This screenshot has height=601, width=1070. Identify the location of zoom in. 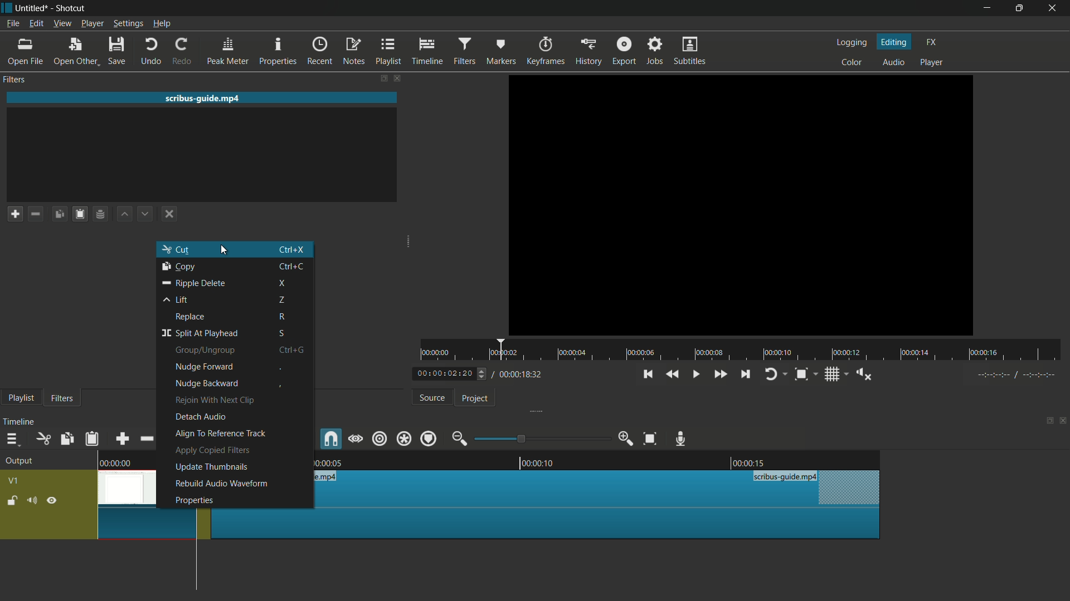
(625, 439).